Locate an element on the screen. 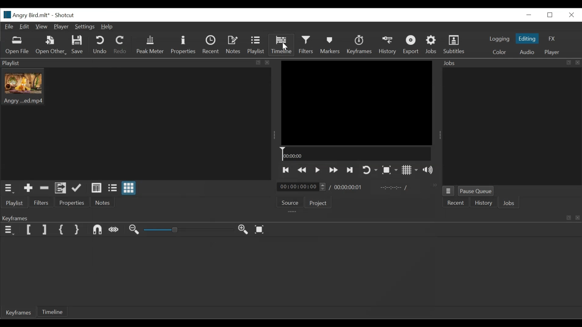 Image resolution: width=582 pixels, height=327 pixels. History is located at coordinates (388, 45).